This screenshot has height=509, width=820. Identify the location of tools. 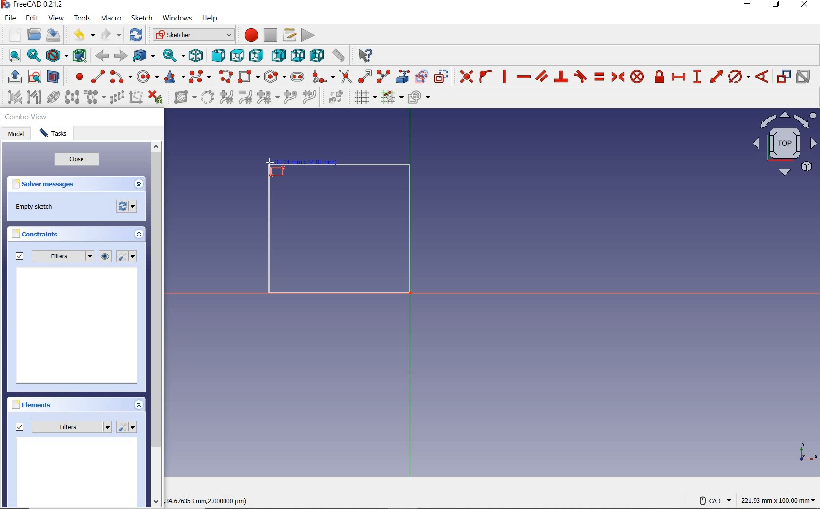
(82, 19).